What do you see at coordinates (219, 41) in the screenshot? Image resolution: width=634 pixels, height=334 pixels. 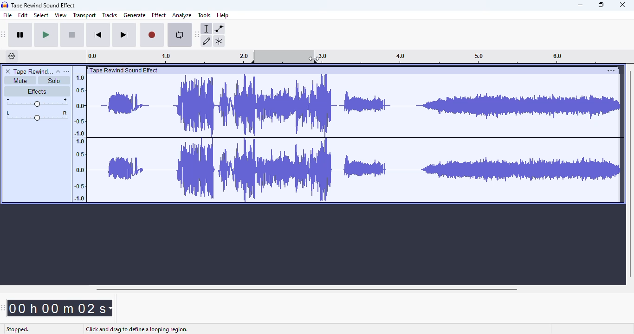 I see `multi-tool` at bounding box center [219, 41].